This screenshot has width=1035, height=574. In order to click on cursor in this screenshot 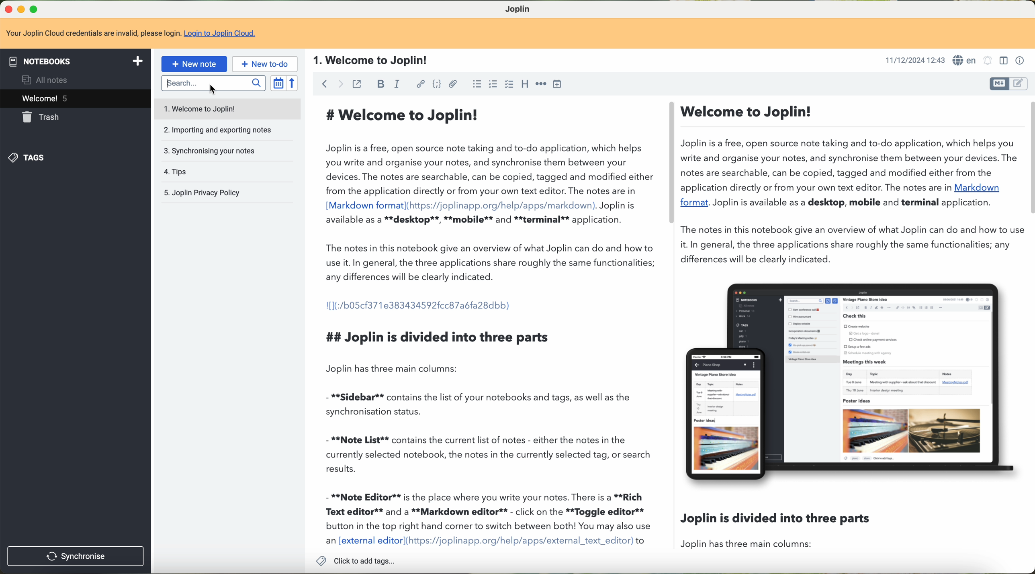, I will do `click(215, 89)`.